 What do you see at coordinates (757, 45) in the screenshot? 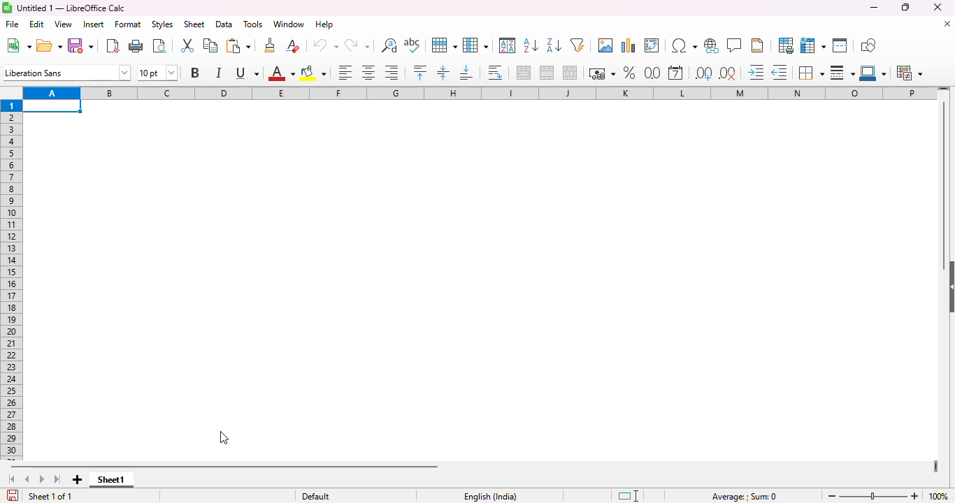
I see `headers and footers` at bounding box center [757, 45].